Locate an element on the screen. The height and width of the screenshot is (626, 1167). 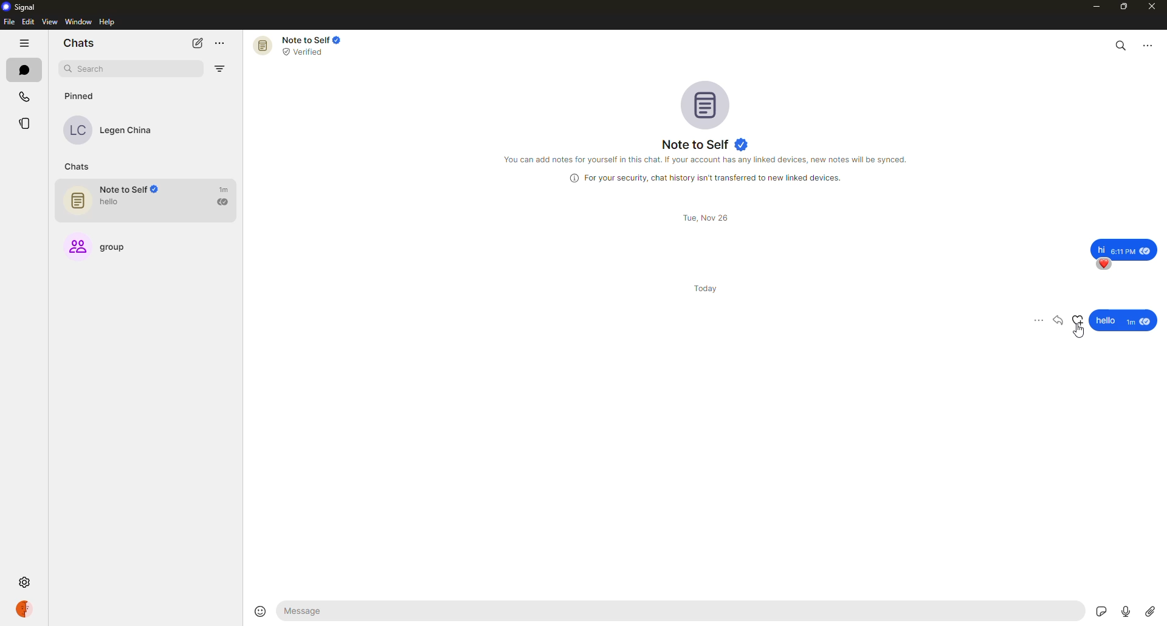
emoji is located at coordinates (261, 610).